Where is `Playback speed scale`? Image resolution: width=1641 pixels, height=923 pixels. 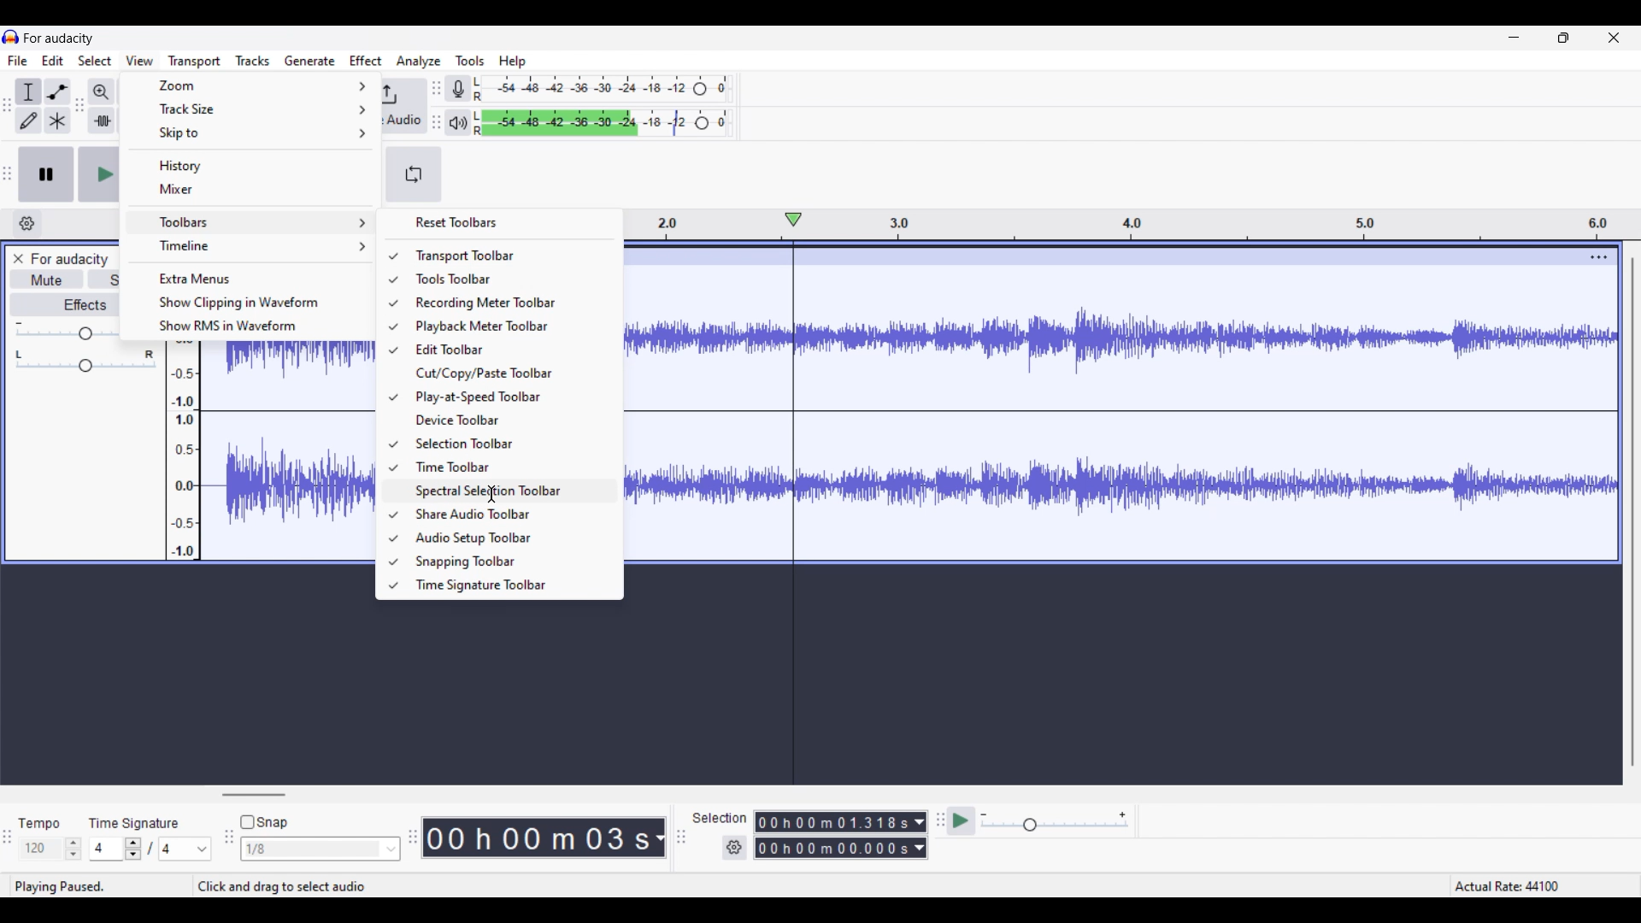
Playback speed scale is located at coordinates (1055, 822).